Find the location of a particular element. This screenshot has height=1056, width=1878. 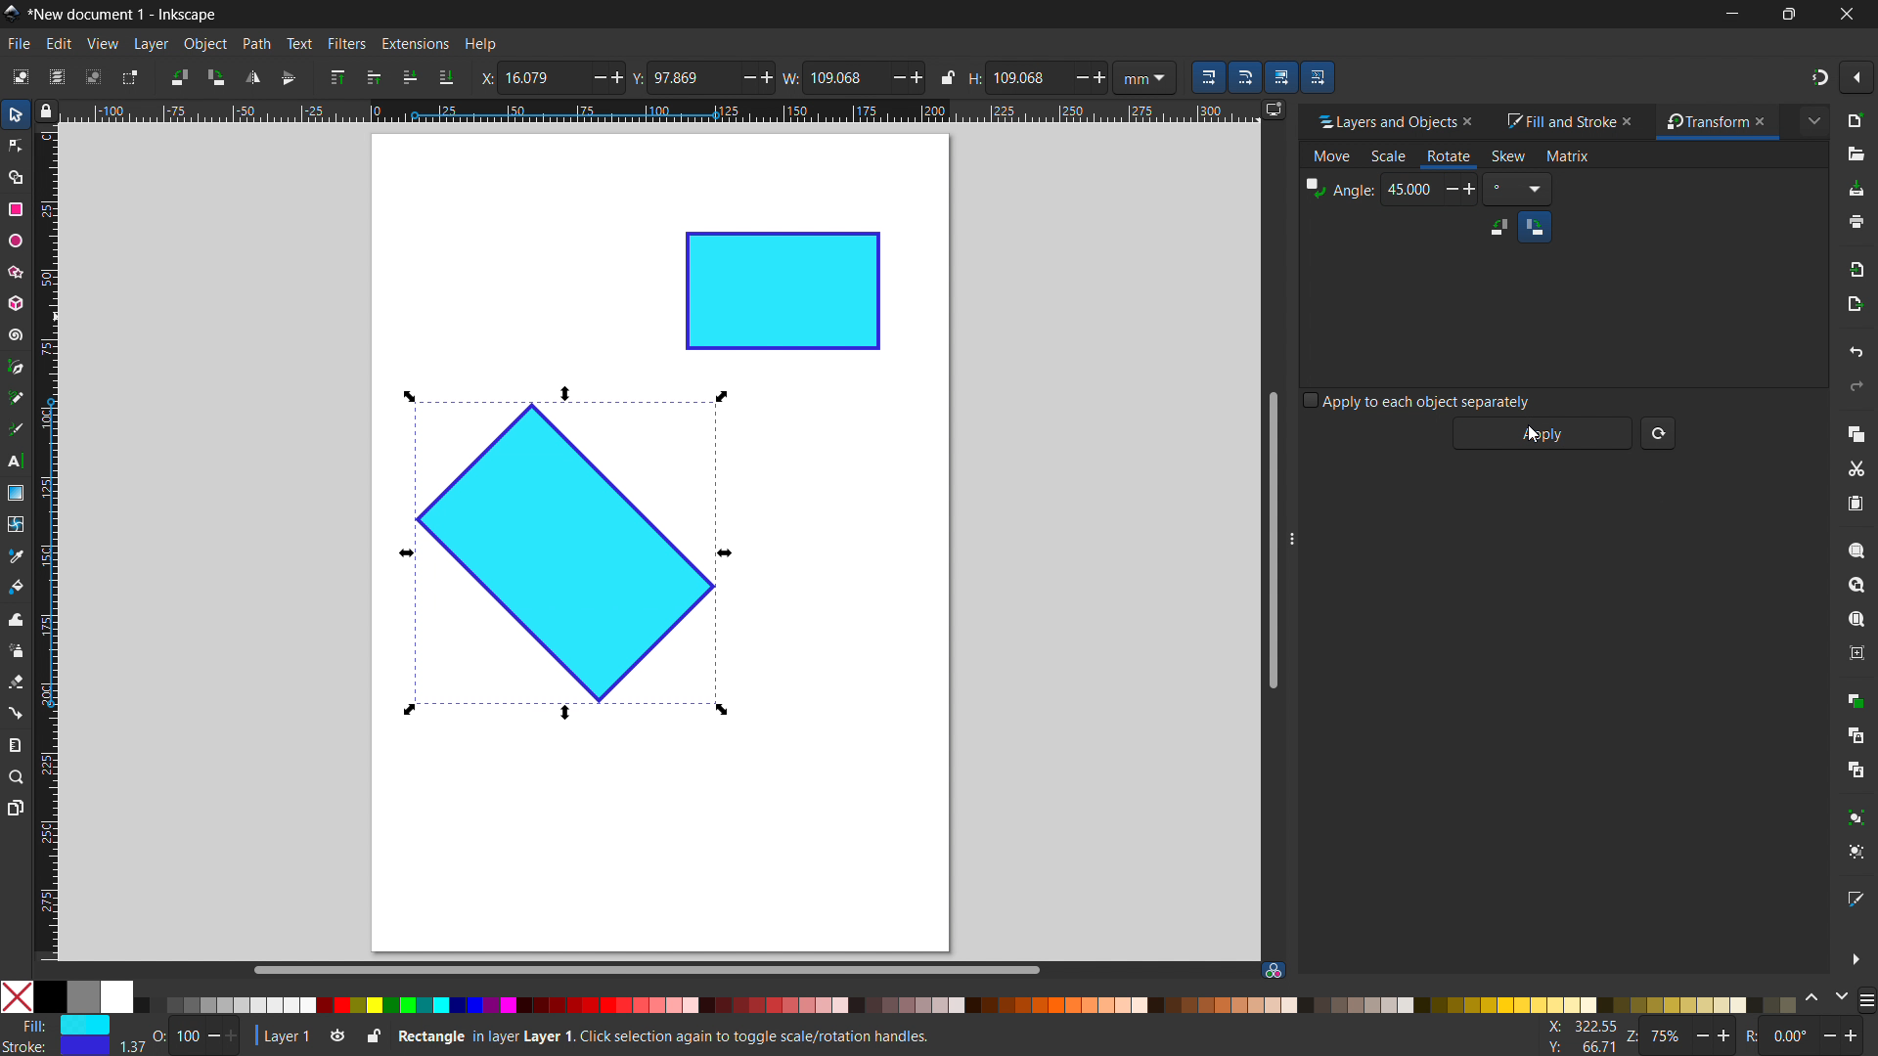

toggle lock current layer is located at coordinates (373, 1034).